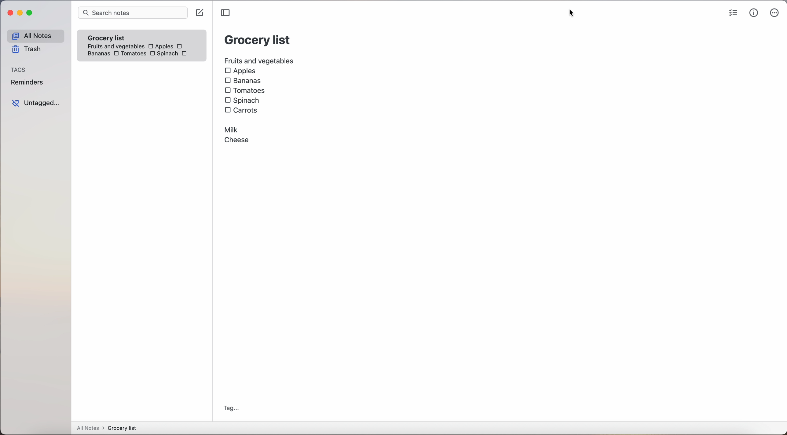 Image resolution: width=787 pixels, height=435 pixels. I want to click on all notes, so click(106, 428).